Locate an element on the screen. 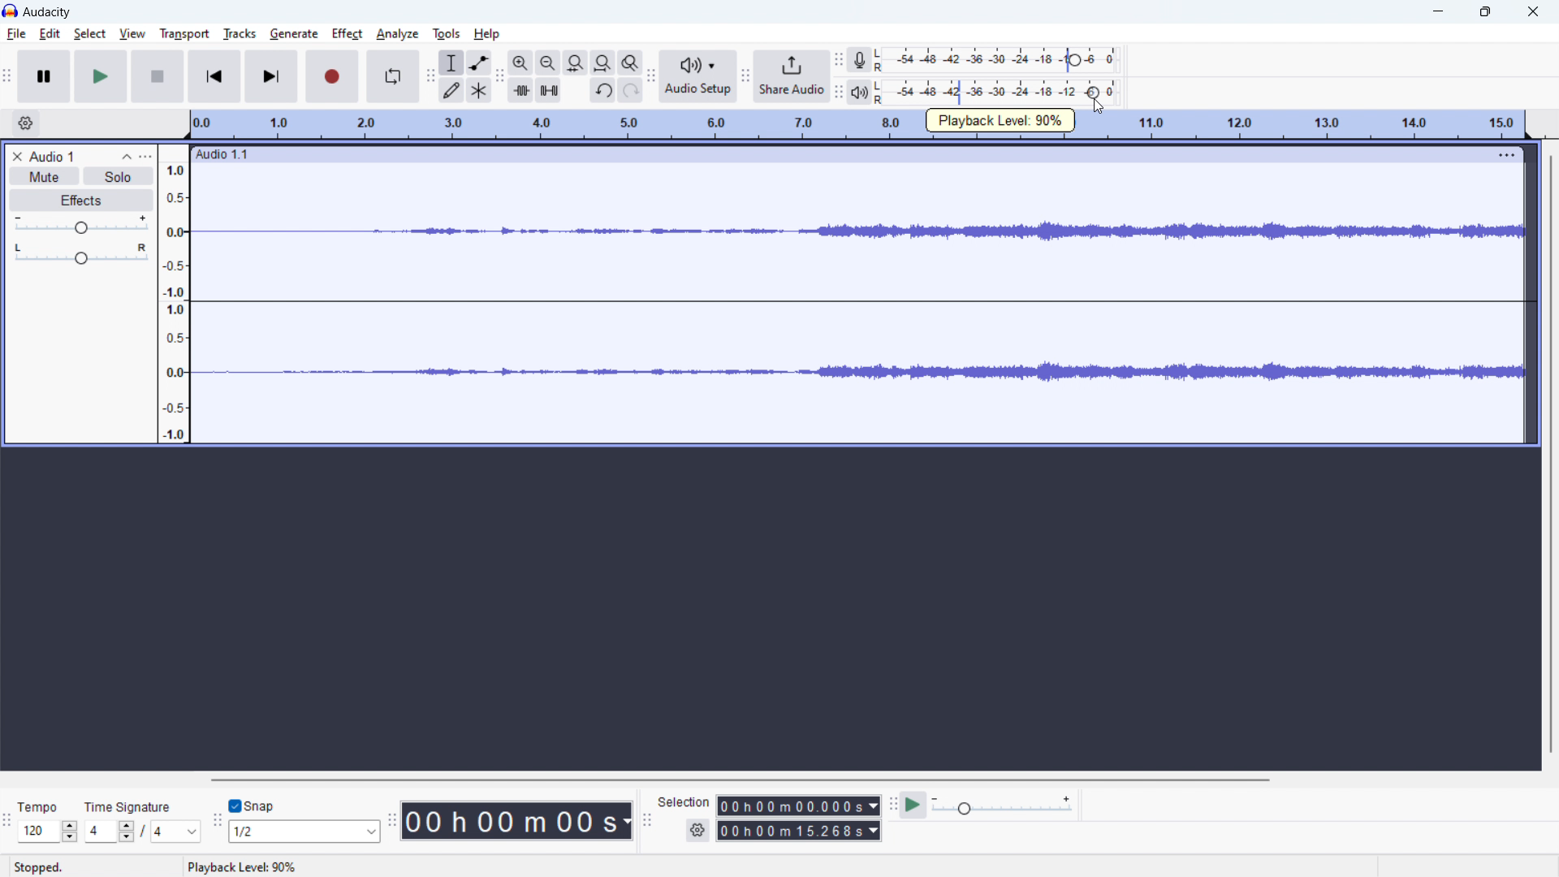 Image resolution: width=1559 pixels, height=877 pixels. playback meter is located at coordinates (860, 91).